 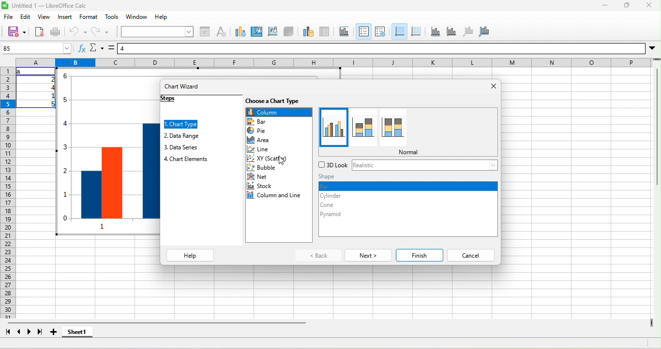 What do you see at coordinates (279, 140) in the screenshot?
I see `area` at bounding box center [279, 140].